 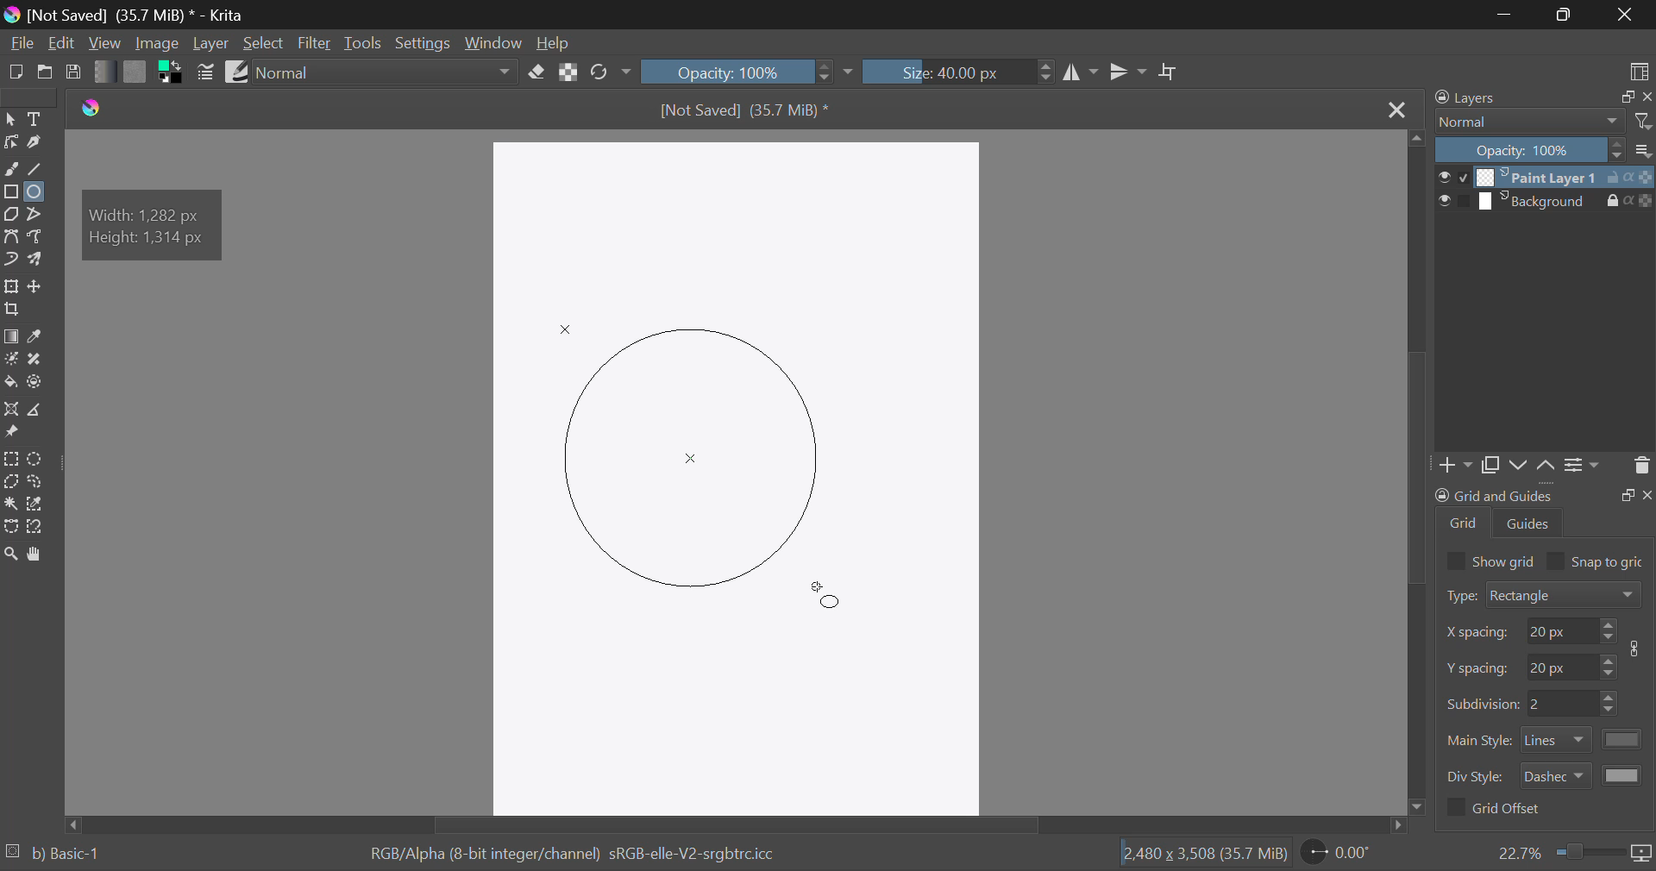 I want to click on Minimize, so click(x=1567, y=15).